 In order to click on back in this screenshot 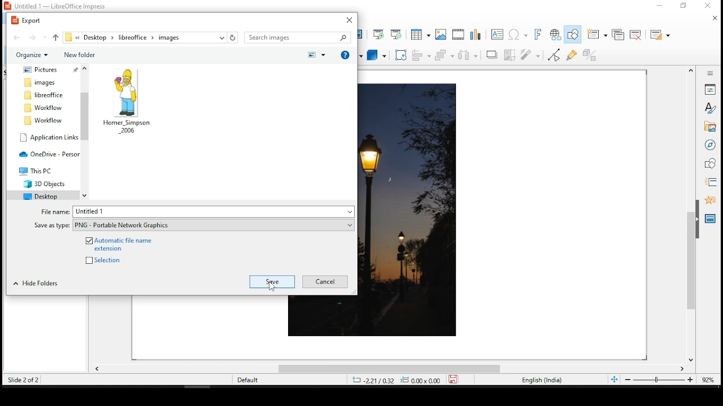, I will do `click(18, 37)`.